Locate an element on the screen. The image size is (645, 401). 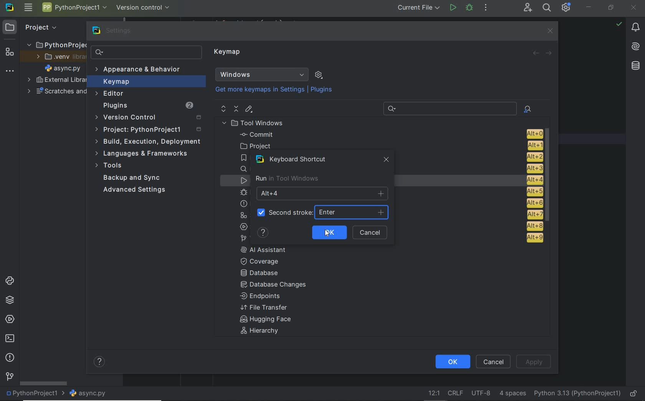
build, execution, deployment is located at coordinates (147, 142).